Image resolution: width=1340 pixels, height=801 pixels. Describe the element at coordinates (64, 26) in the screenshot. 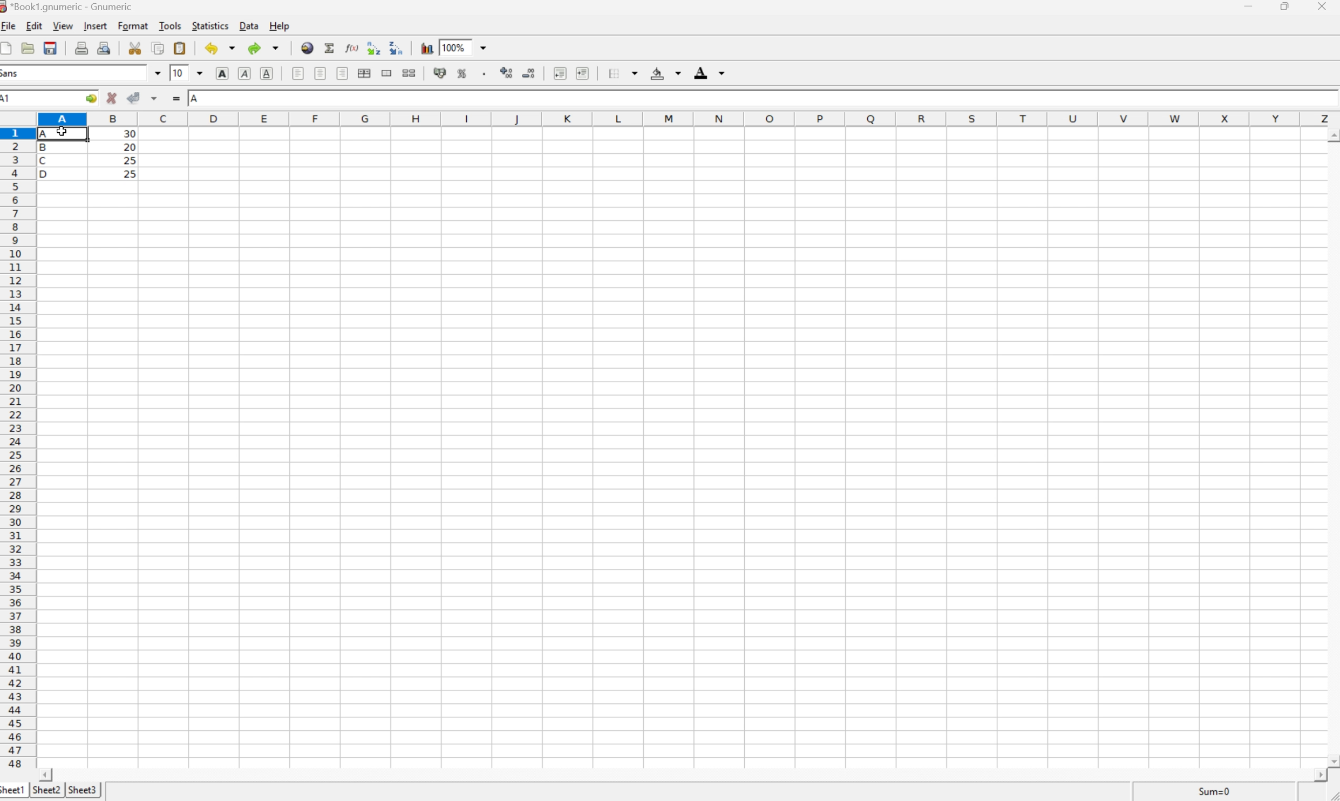

I see `View` at that location.